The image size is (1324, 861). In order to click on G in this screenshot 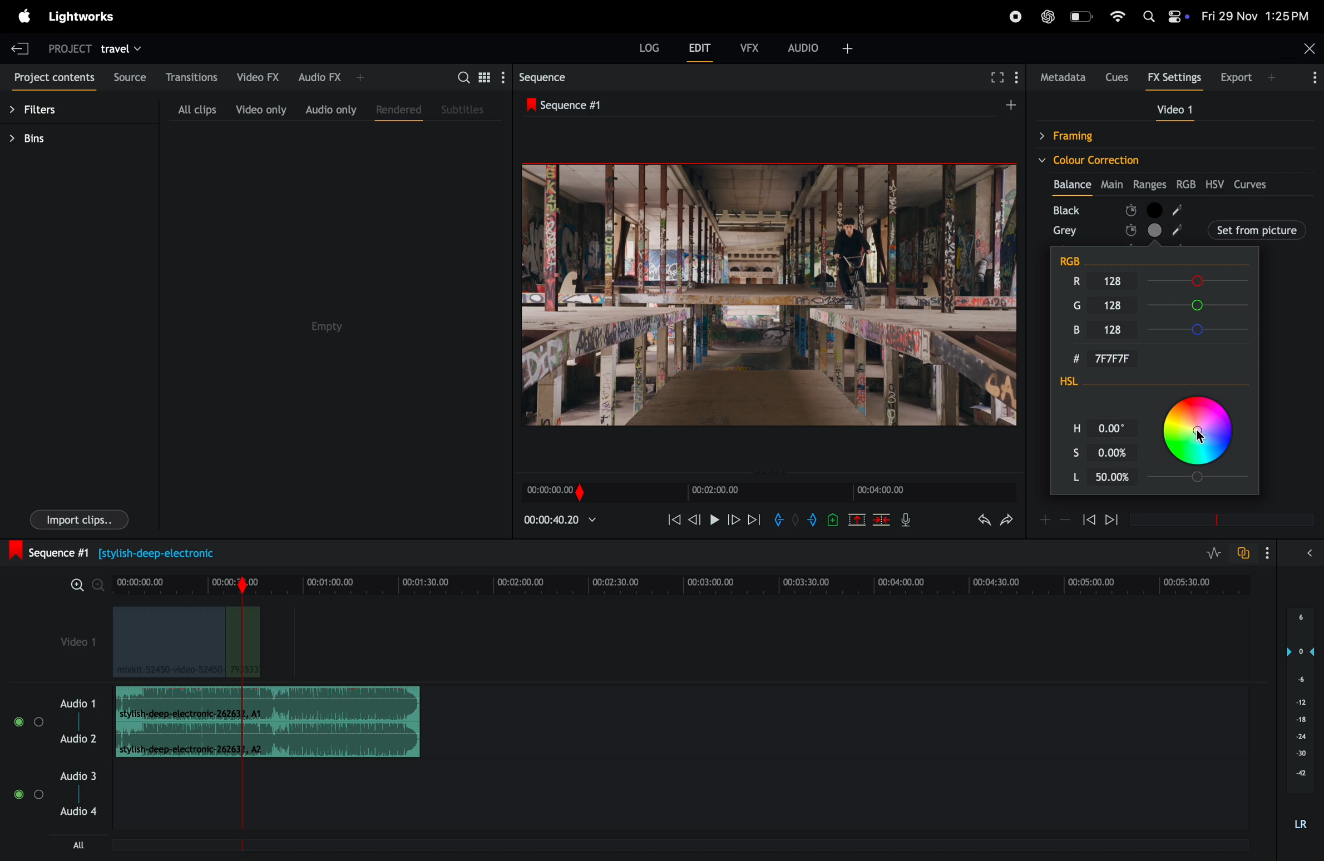, I will do `click(1072, 303)`.